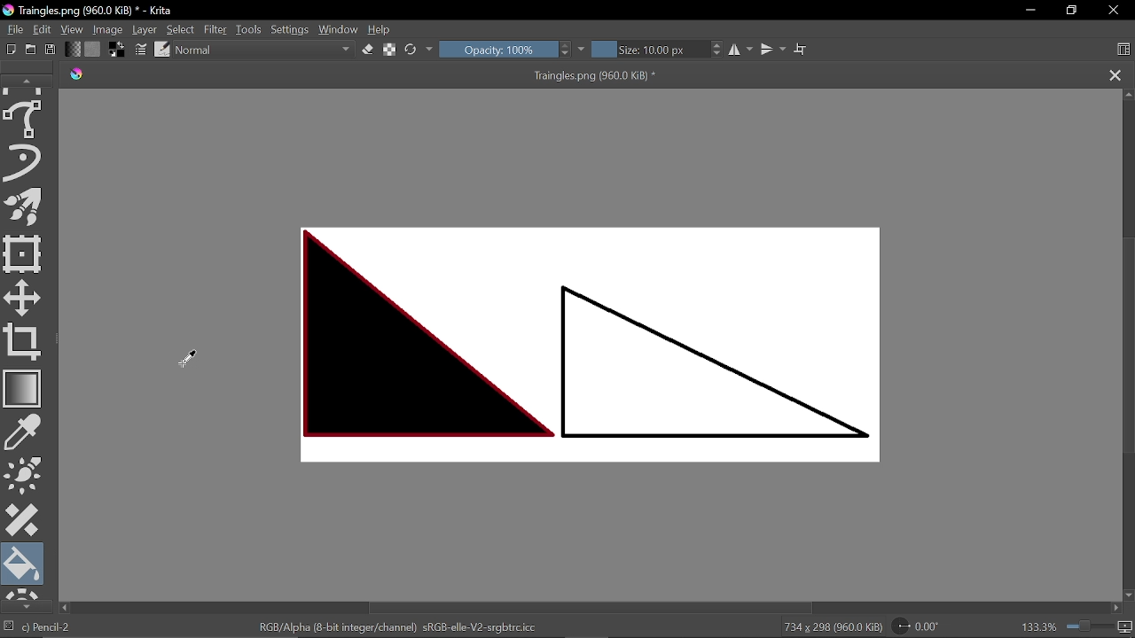 The width and height of the screenshot is (1135, 638). What do you see at coordinates (385, 31) in the screenshot?
I see `Help` at bounding box center [385, 31].